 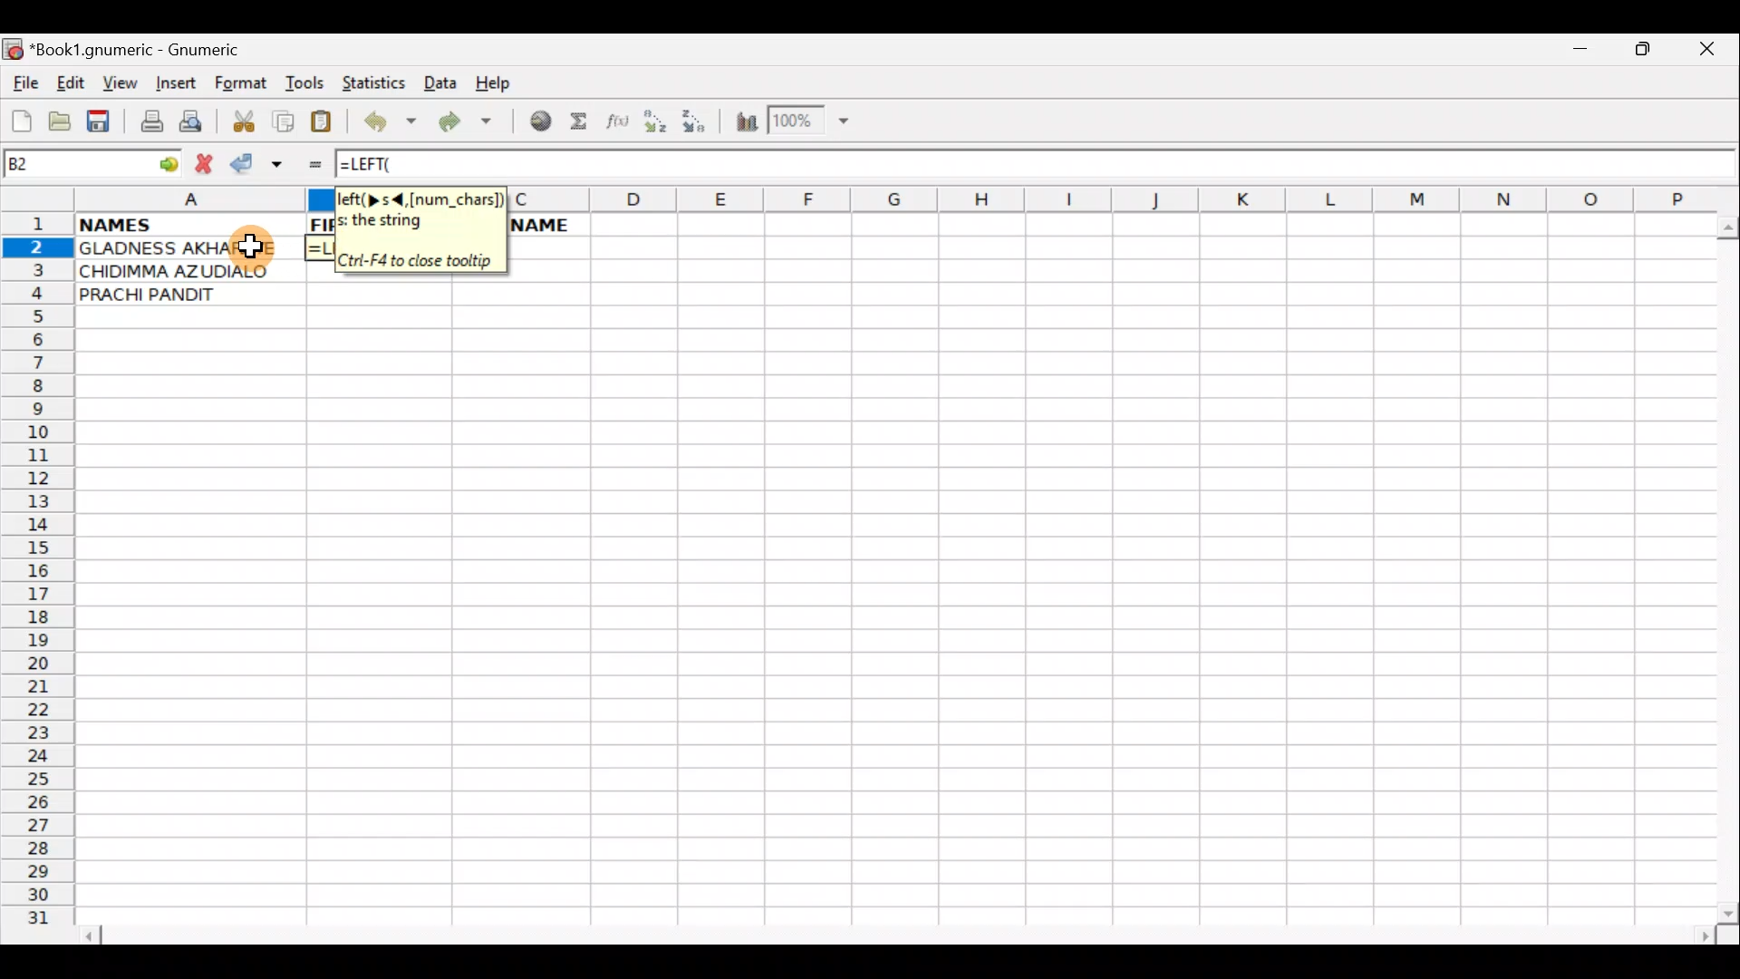 I want to click on Print file, so click(x=147, y=123).